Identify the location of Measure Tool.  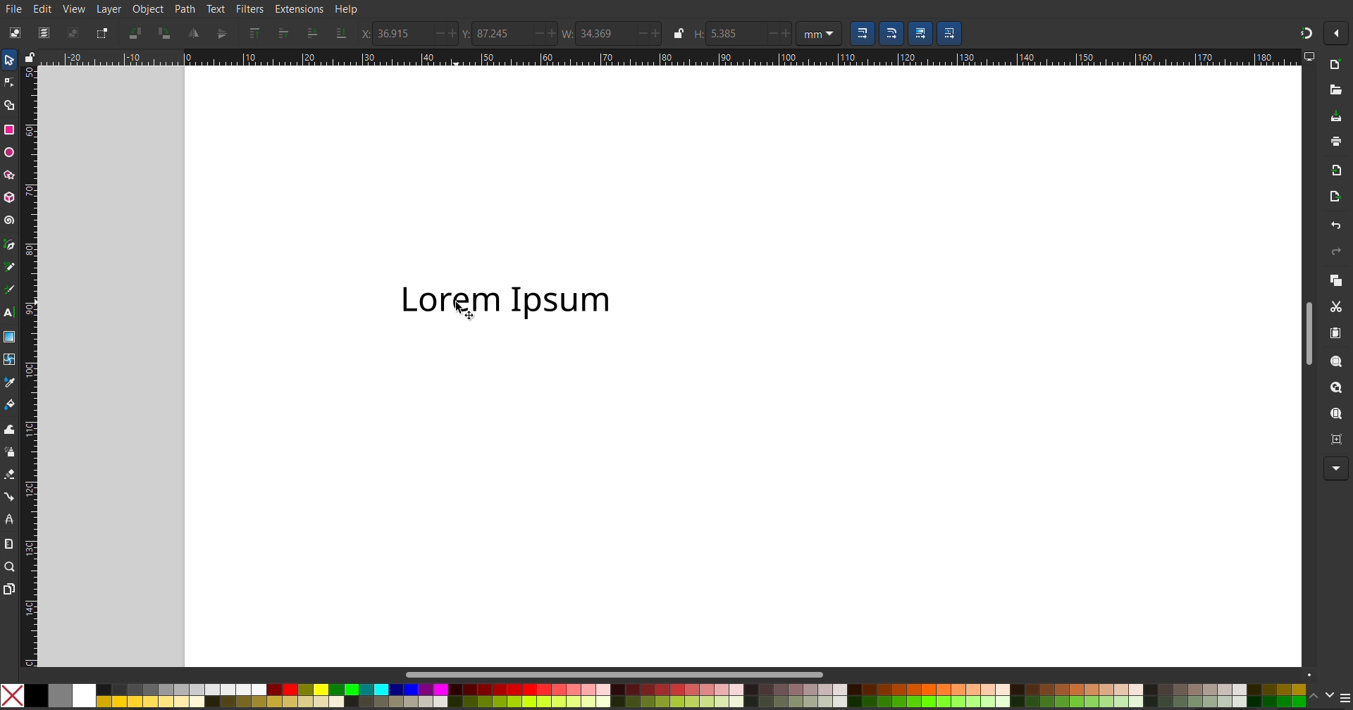
(10, 544).